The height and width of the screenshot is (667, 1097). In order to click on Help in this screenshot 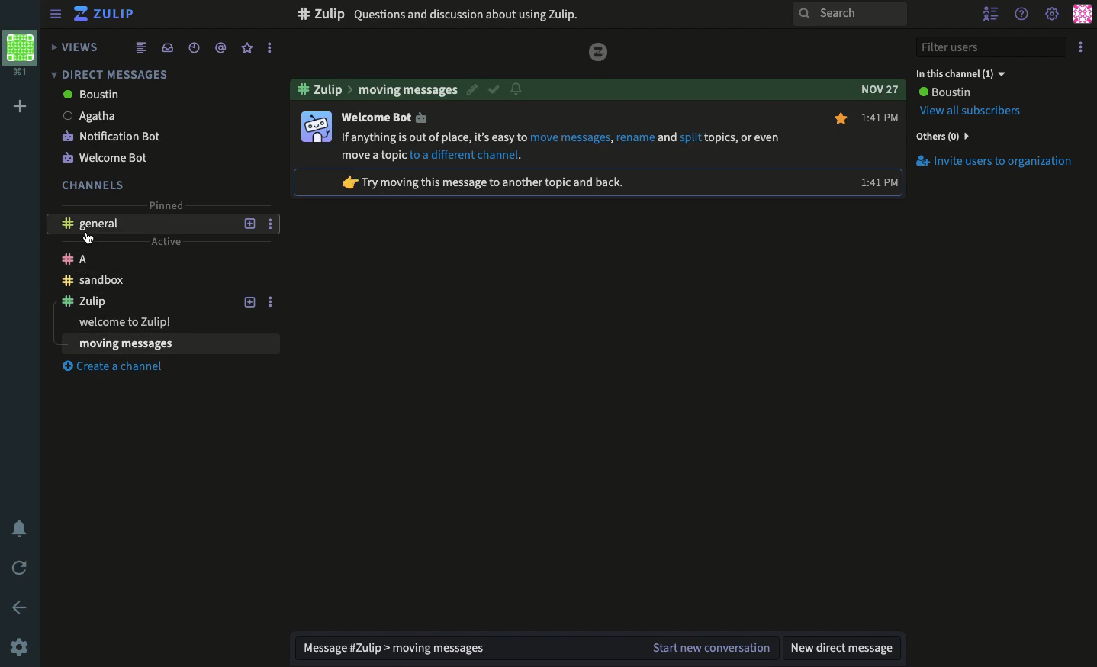, I will do `click(1022, 11)`.